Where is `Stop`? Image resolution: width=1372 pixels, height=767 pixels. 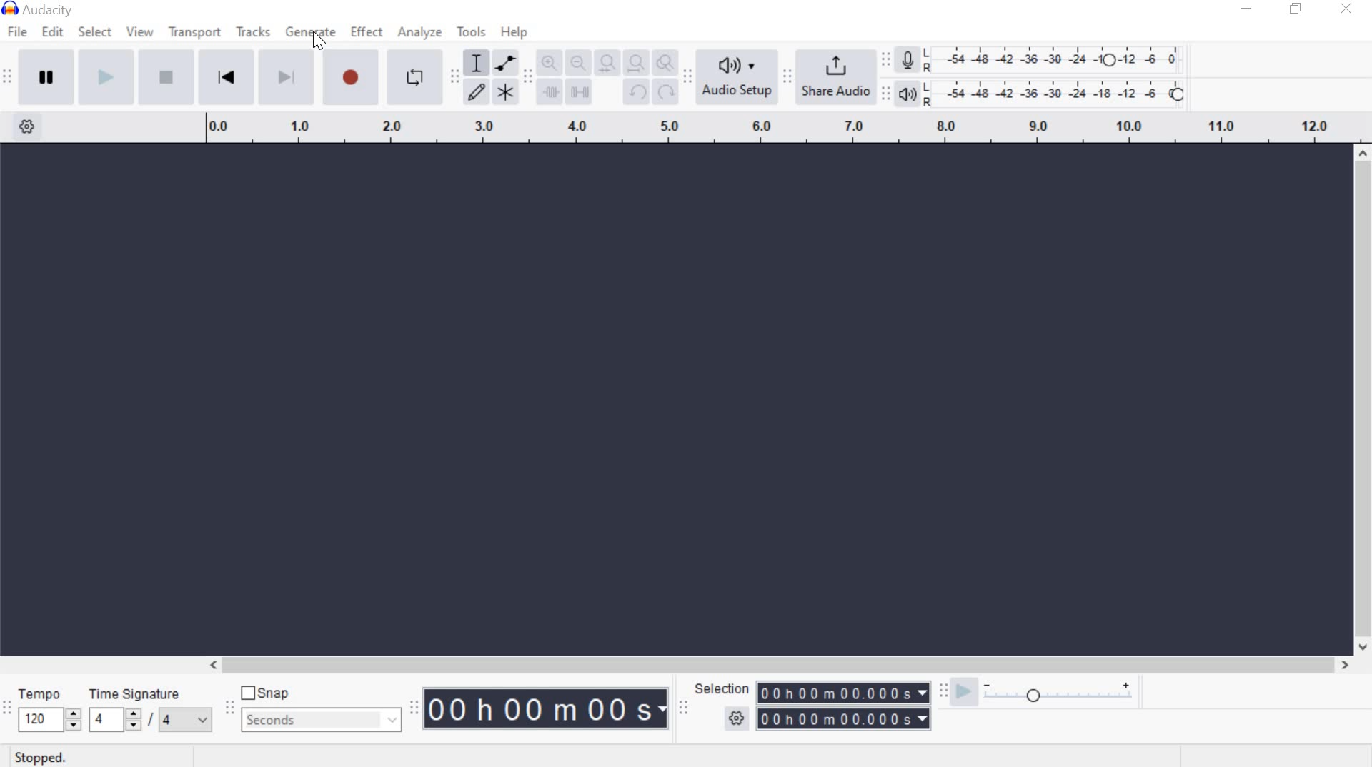 Stop is located at coordinates (163, 76).